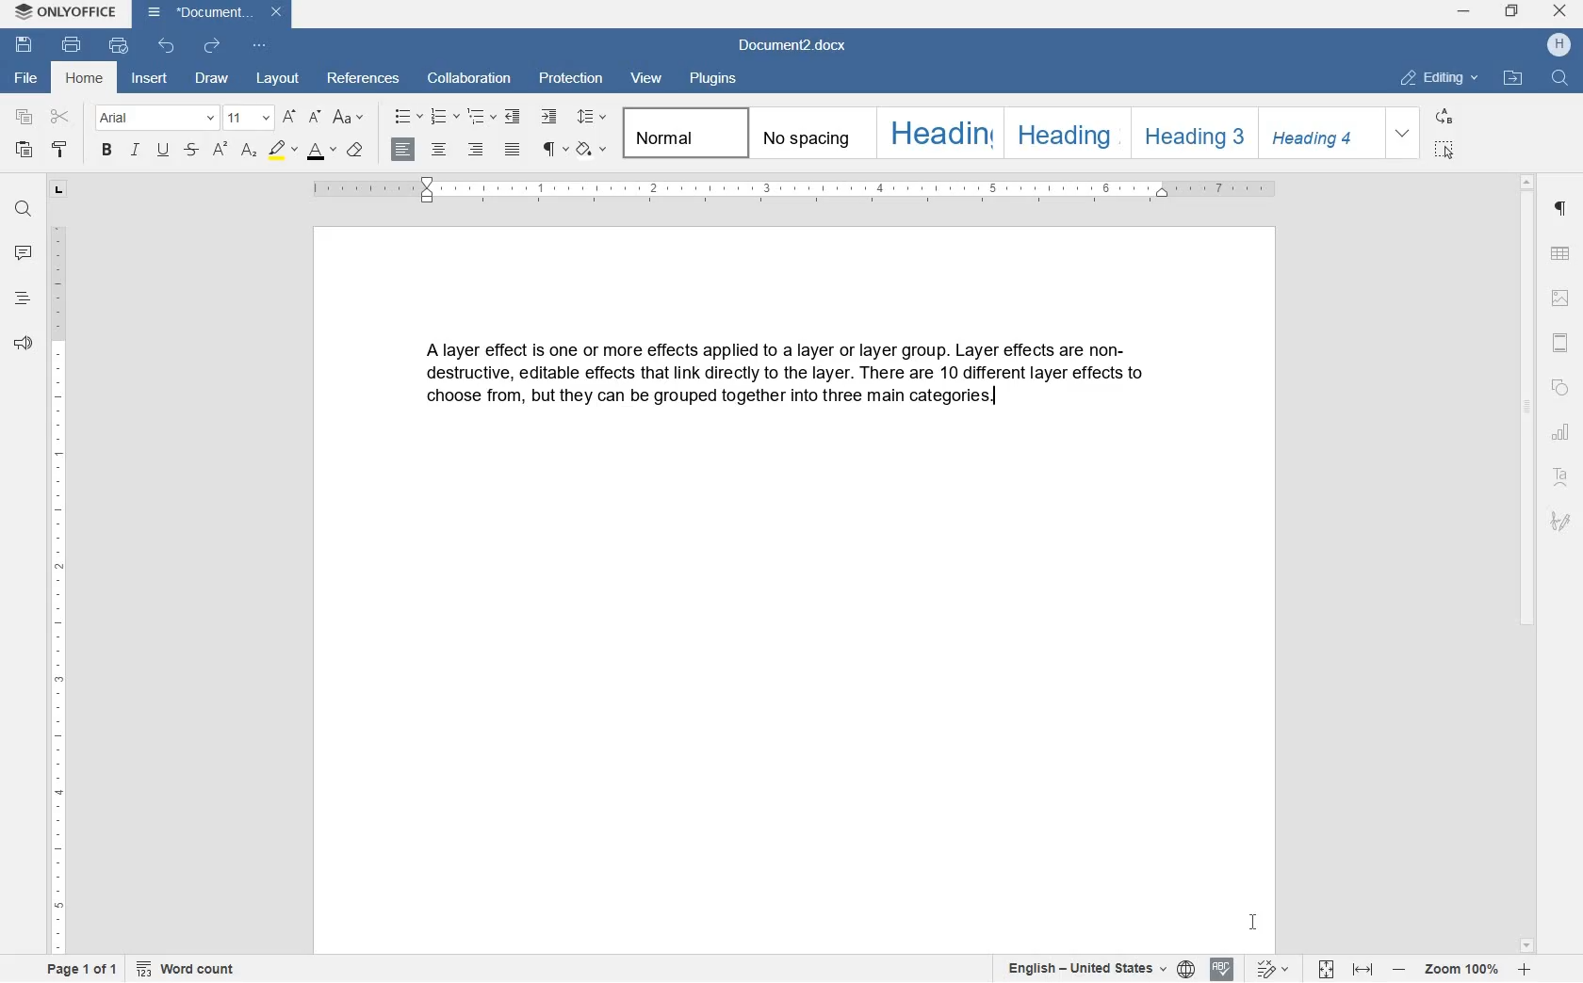 This screenshot has height=983, width=1583. I want to click on ITALIC, so click(135, 150).